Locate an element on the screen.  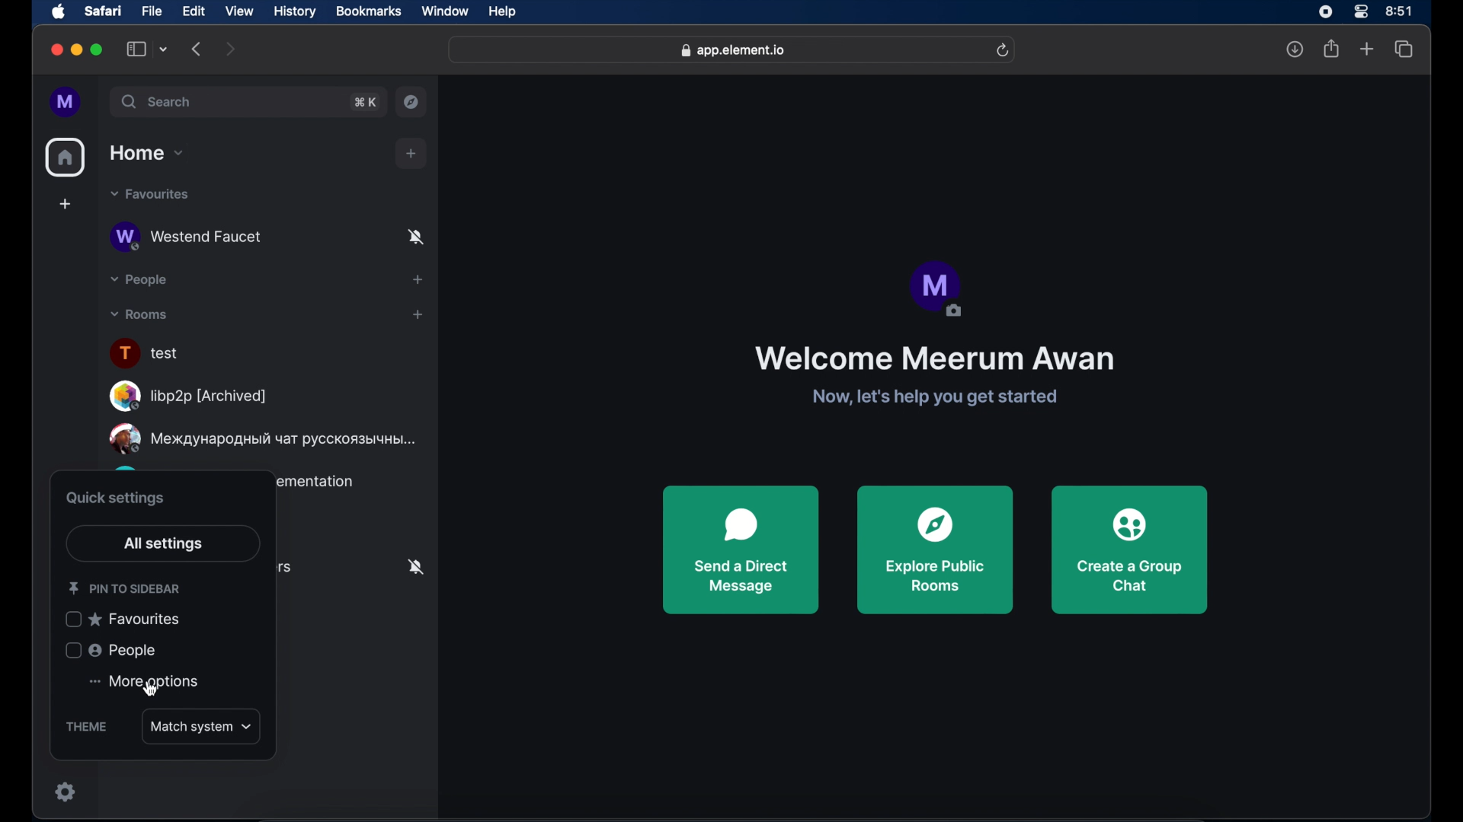
new tab is located at coordinates (1366, 47).